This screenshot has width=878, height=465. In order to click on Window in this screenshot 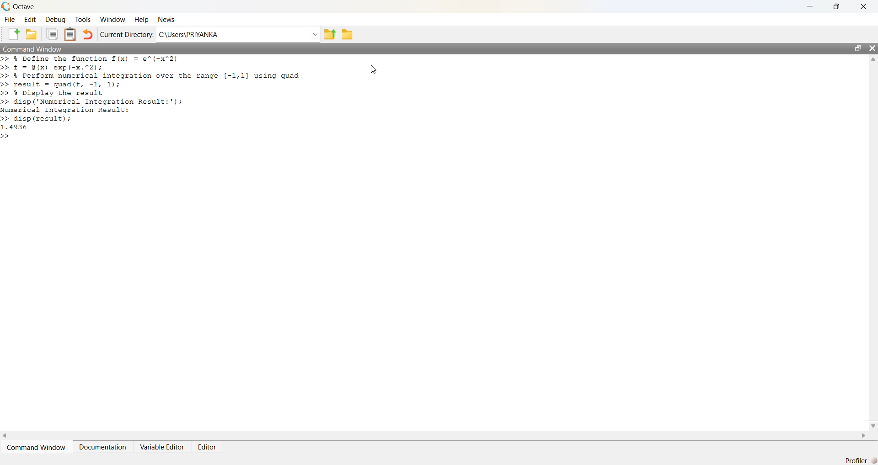, I will do `click(112, 19)`.